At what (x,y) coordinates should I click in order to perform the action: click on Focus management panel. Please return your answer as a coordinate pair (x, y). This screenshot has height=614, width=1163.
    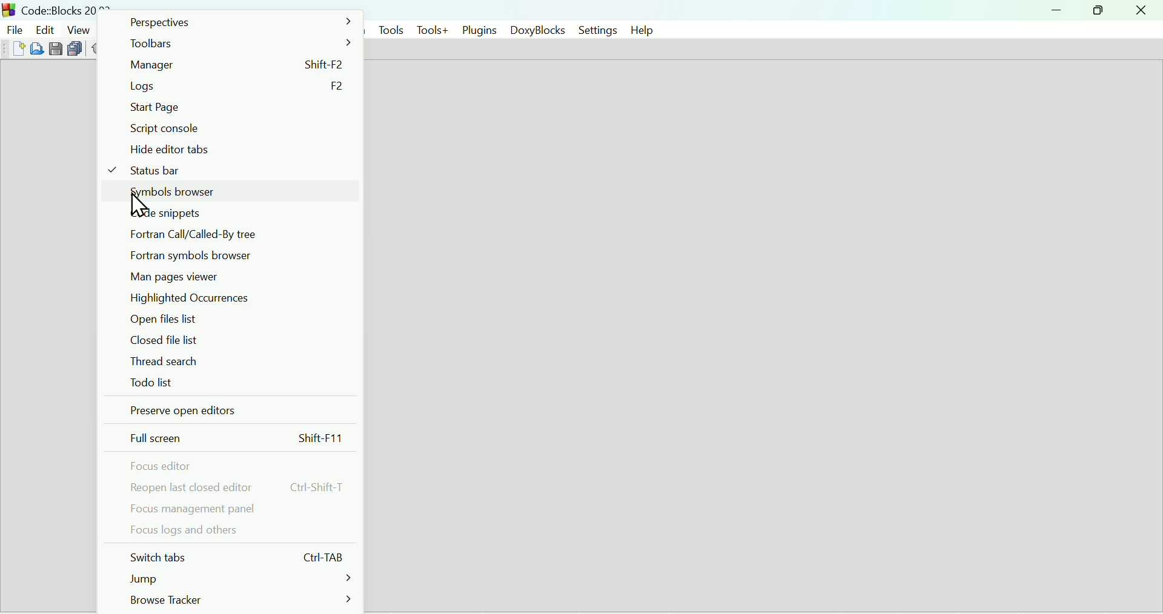
    Looking at the image, I should click on (236, 508).